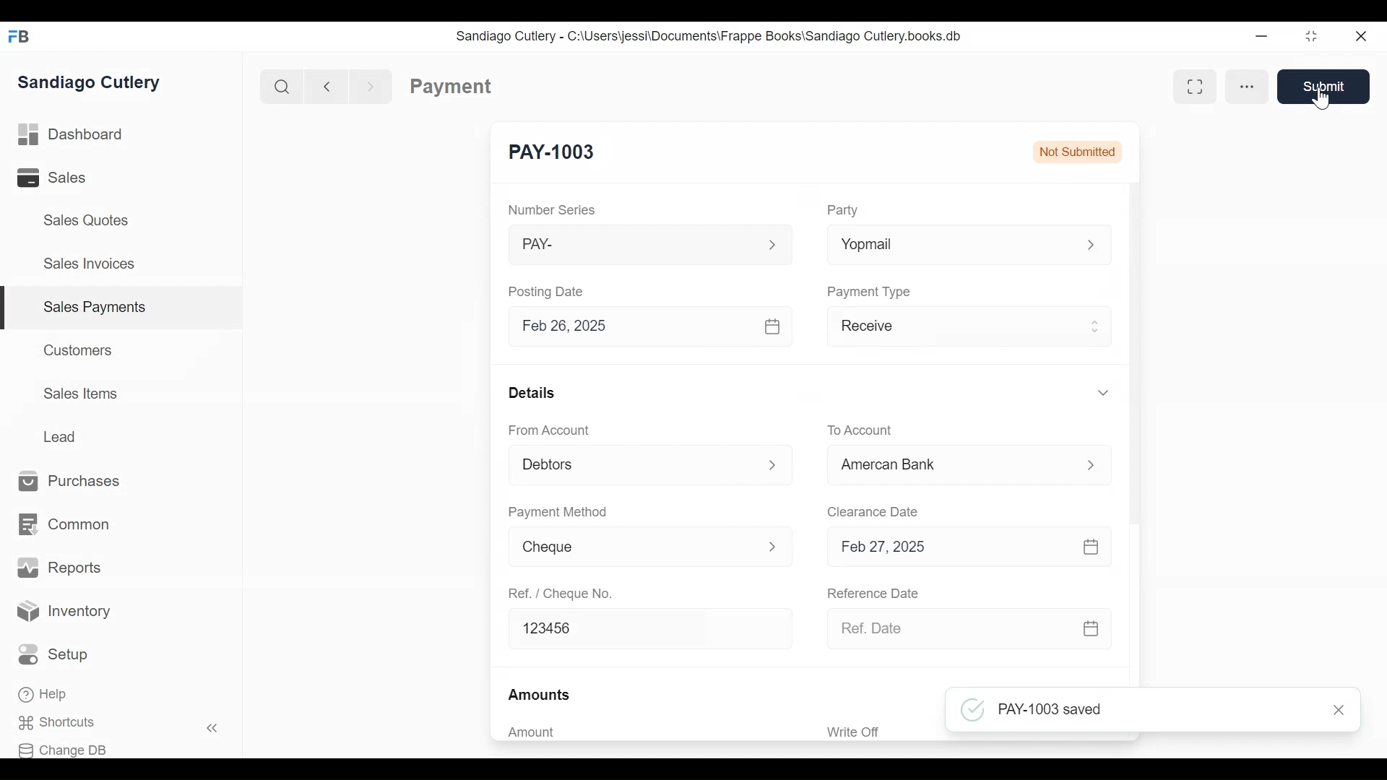 This screenshot has height=780, width=1387. Describe the element at coordinates (844, 209) in the screenshot. I see `Party` at that location.